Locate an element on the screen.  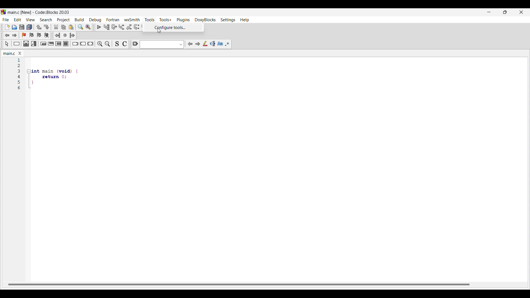
Match case is located at coordinates (220, 44).